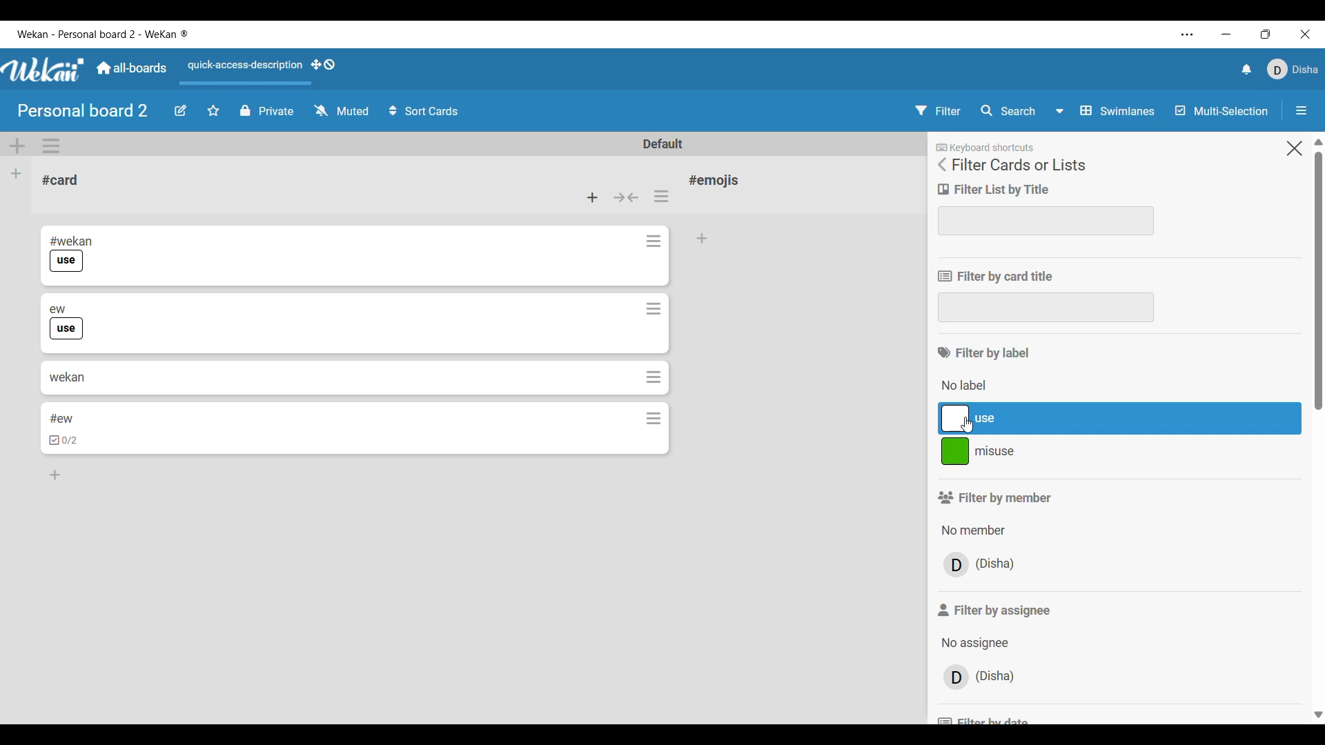  I want to click on Default, so click(662, 143).